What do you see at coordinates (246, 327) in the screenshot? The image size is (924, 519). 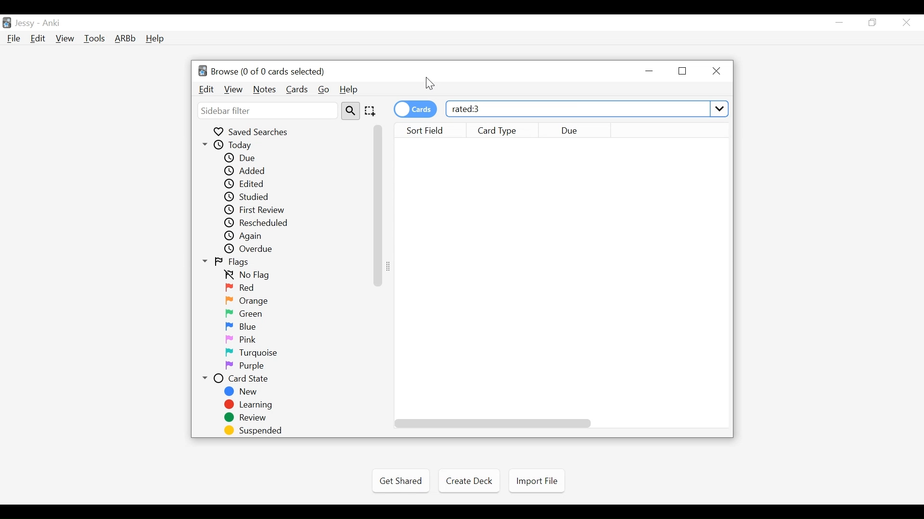 I see `Blue` at bounding box center [246, 327].